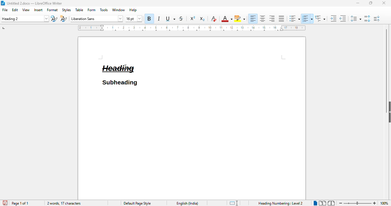  I want to click on Document, so click(119, 50).